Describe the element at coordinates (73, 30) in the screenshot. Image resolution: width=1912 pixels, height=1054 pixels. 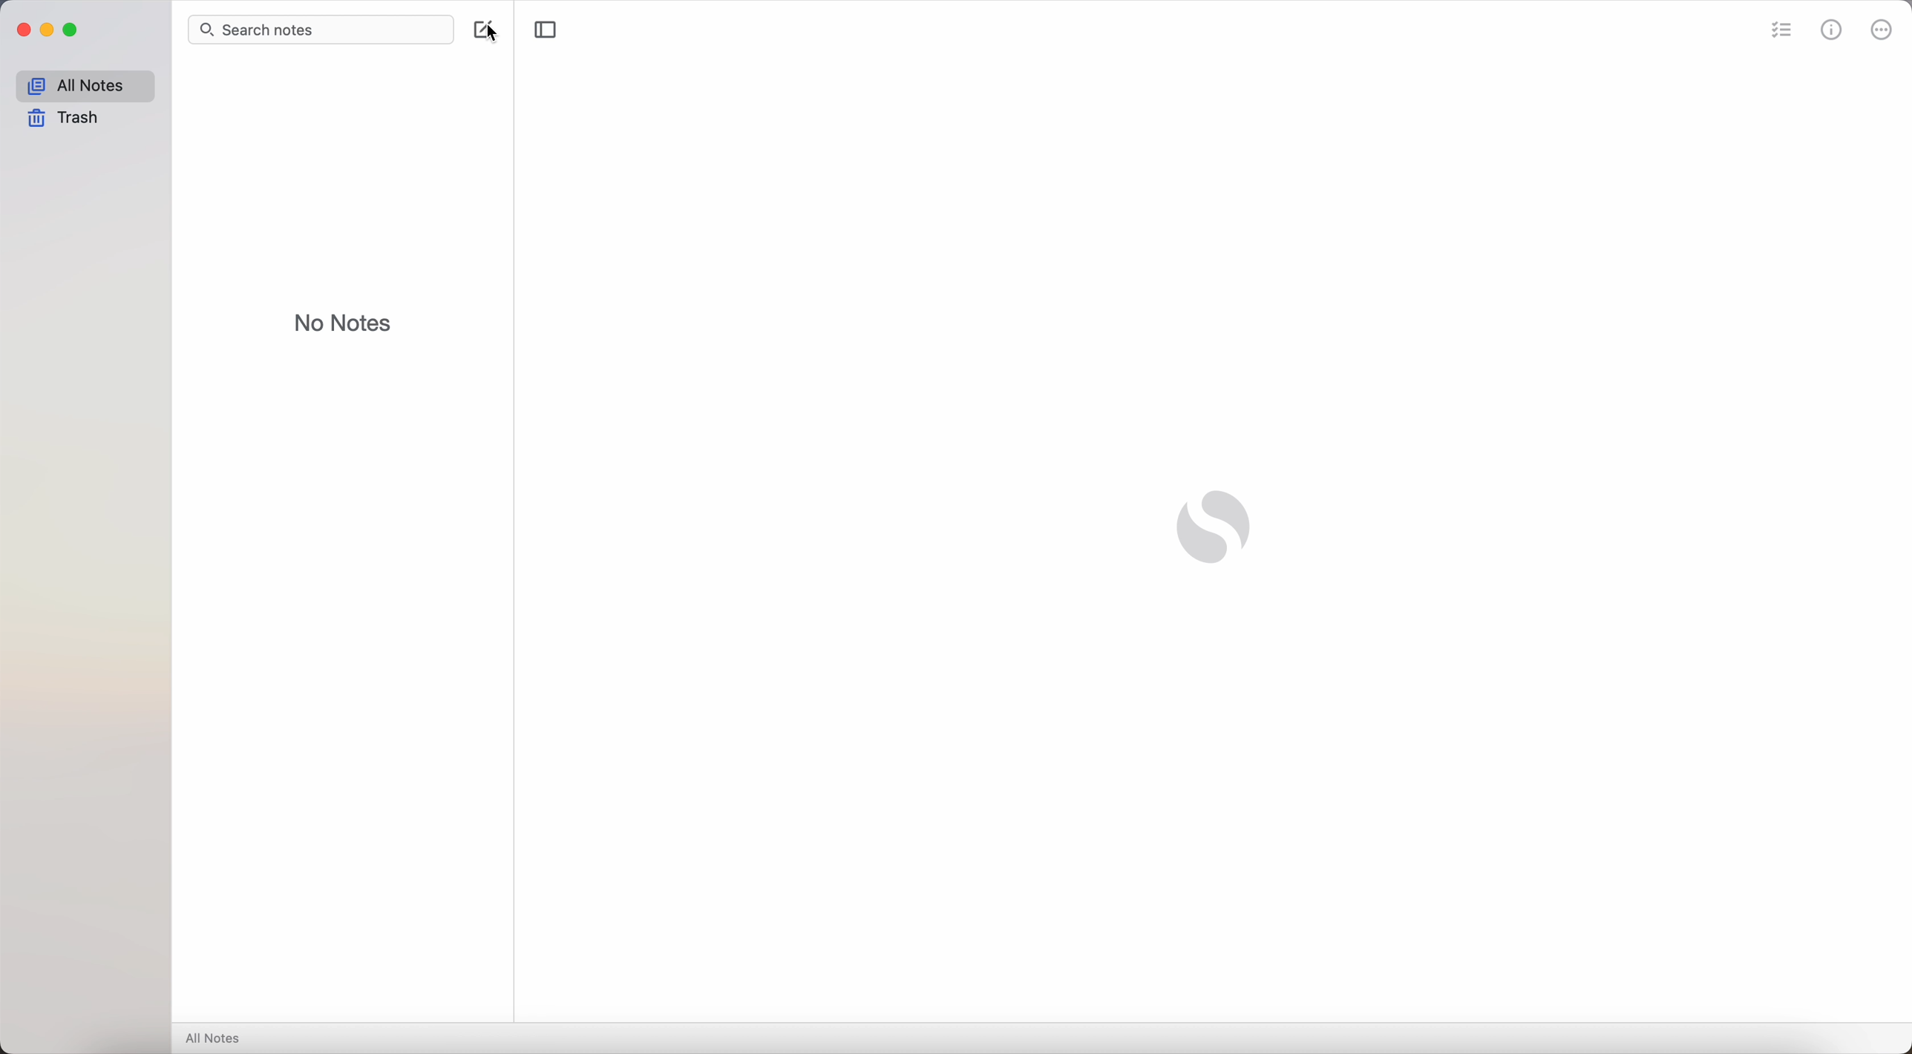
I see `maximize Simplenote` at that location.